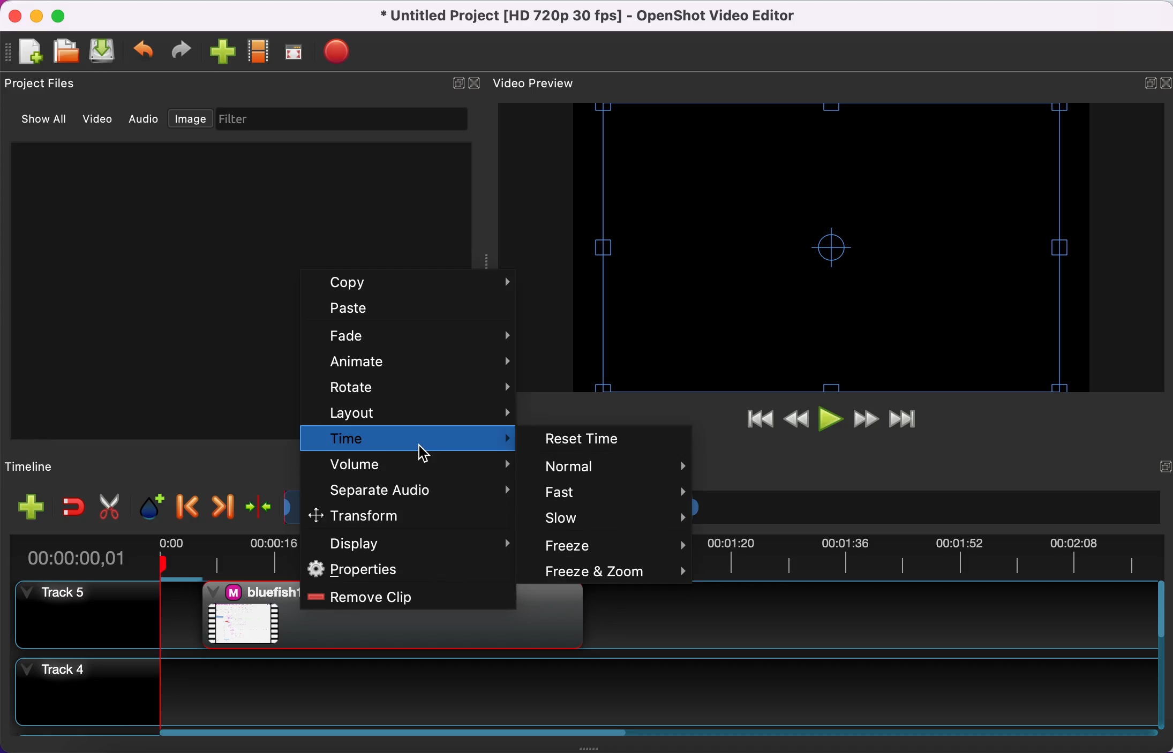  What do you see at coordinates (543, 82) in the screenshot?
I see `video preview` at bounding box center [543, 82].